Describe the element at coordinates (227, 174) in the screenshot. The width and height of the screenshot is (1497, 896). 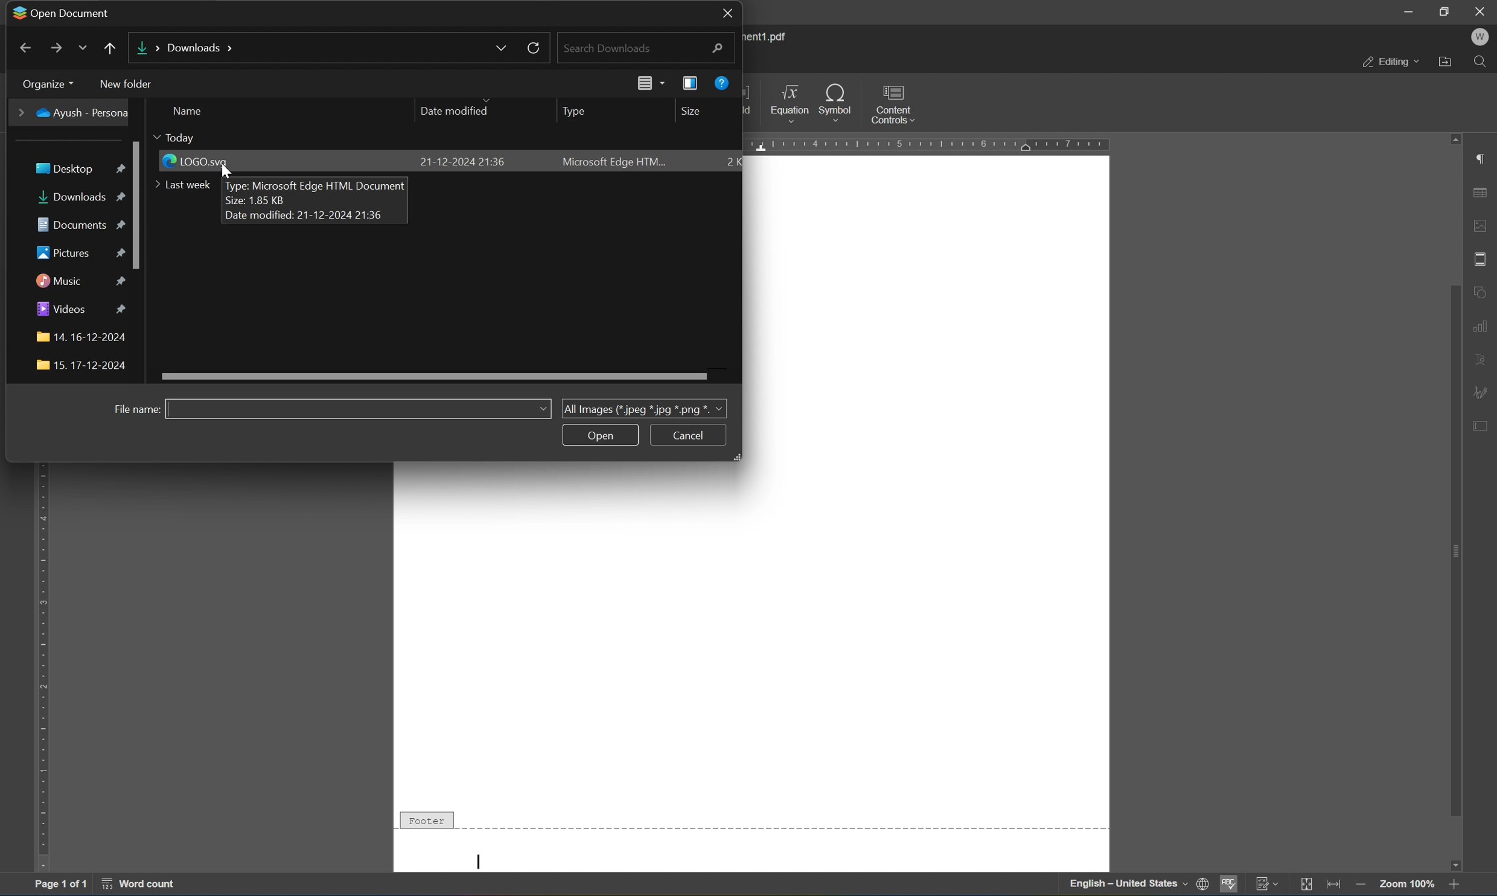
I see `cursor` at that location.